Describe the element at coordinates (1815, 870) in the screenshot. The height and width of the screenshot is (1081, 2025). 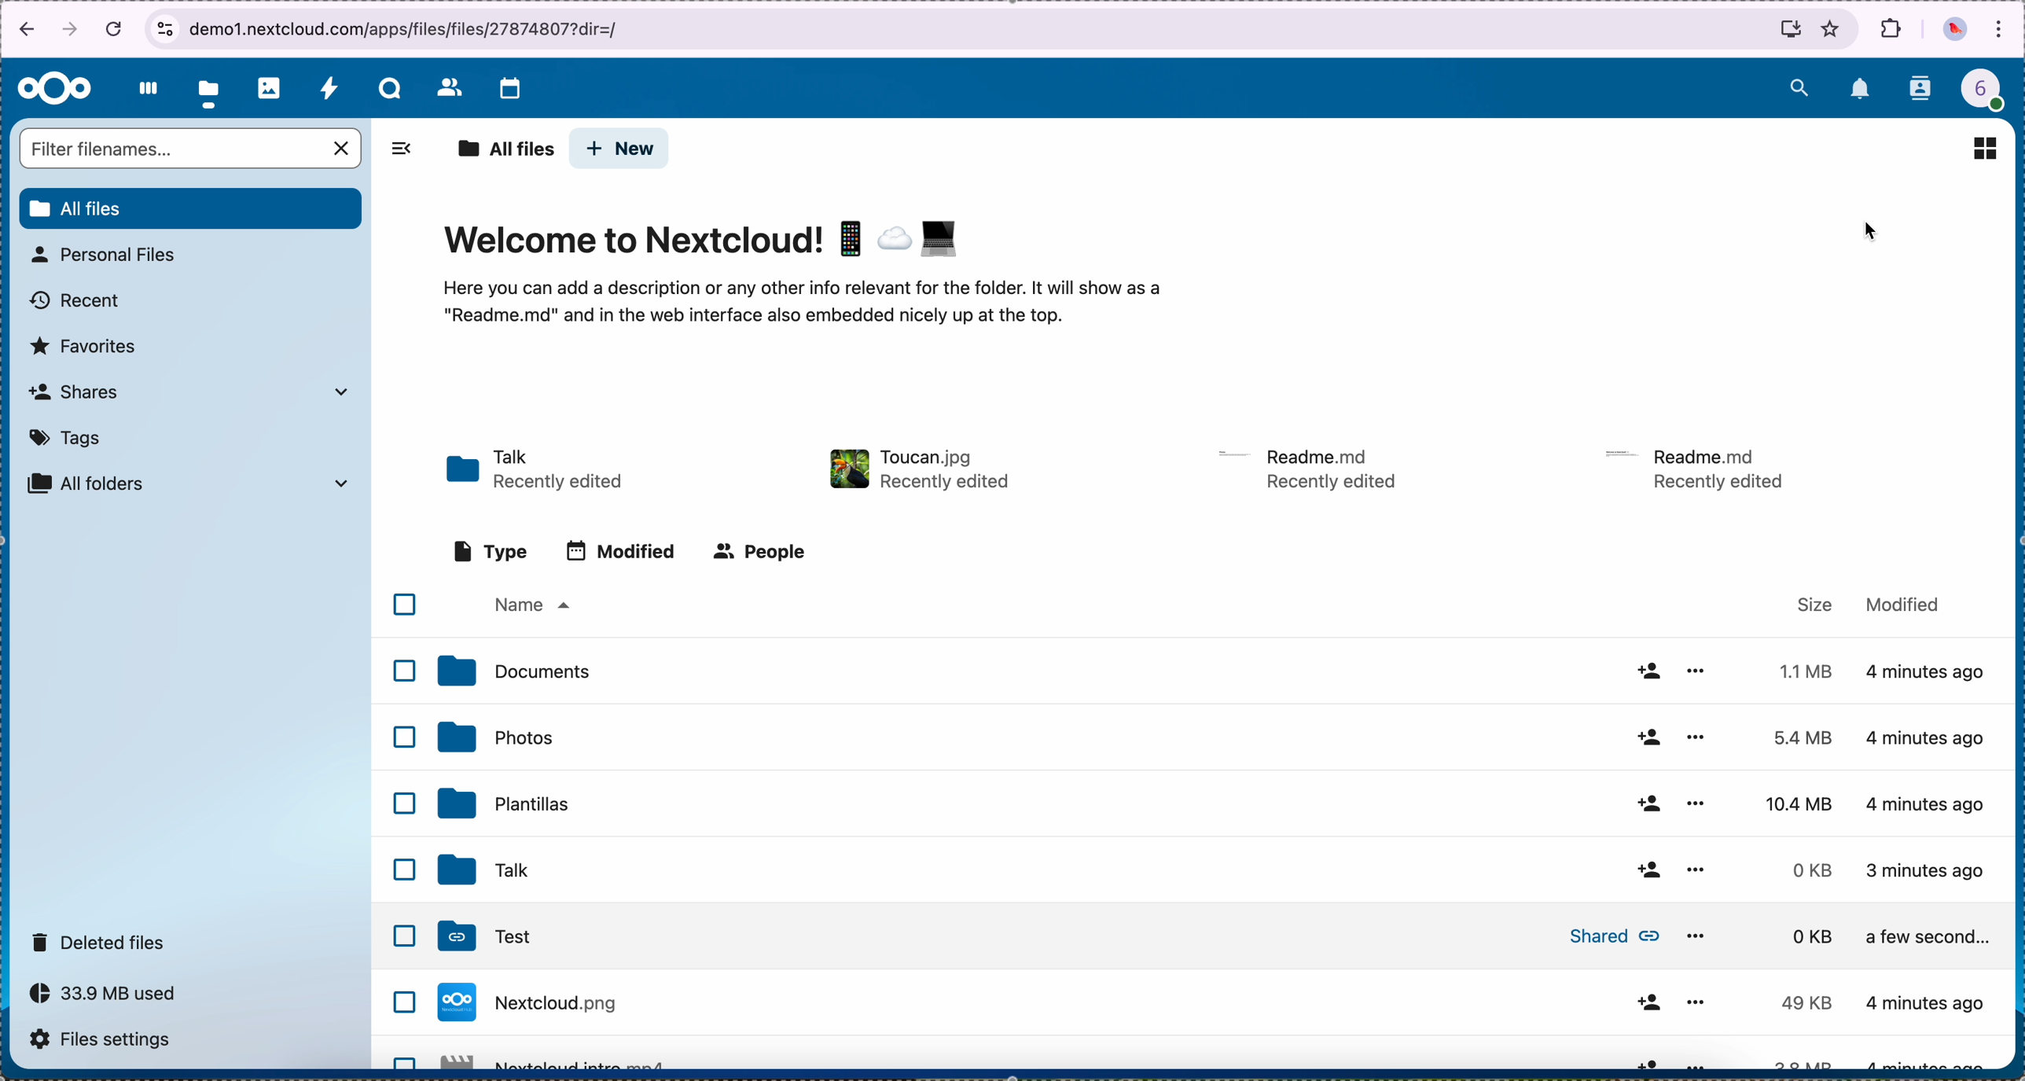
I see `0 KB` at that location.